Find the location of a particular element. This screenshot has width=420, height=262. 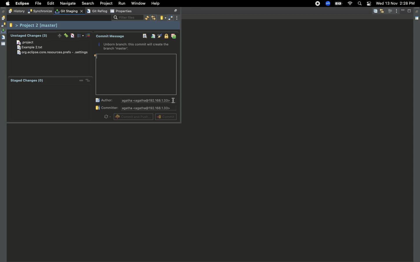

org.eclipse.core.resources.prefs-.settings is located at coordinates (54, 53).